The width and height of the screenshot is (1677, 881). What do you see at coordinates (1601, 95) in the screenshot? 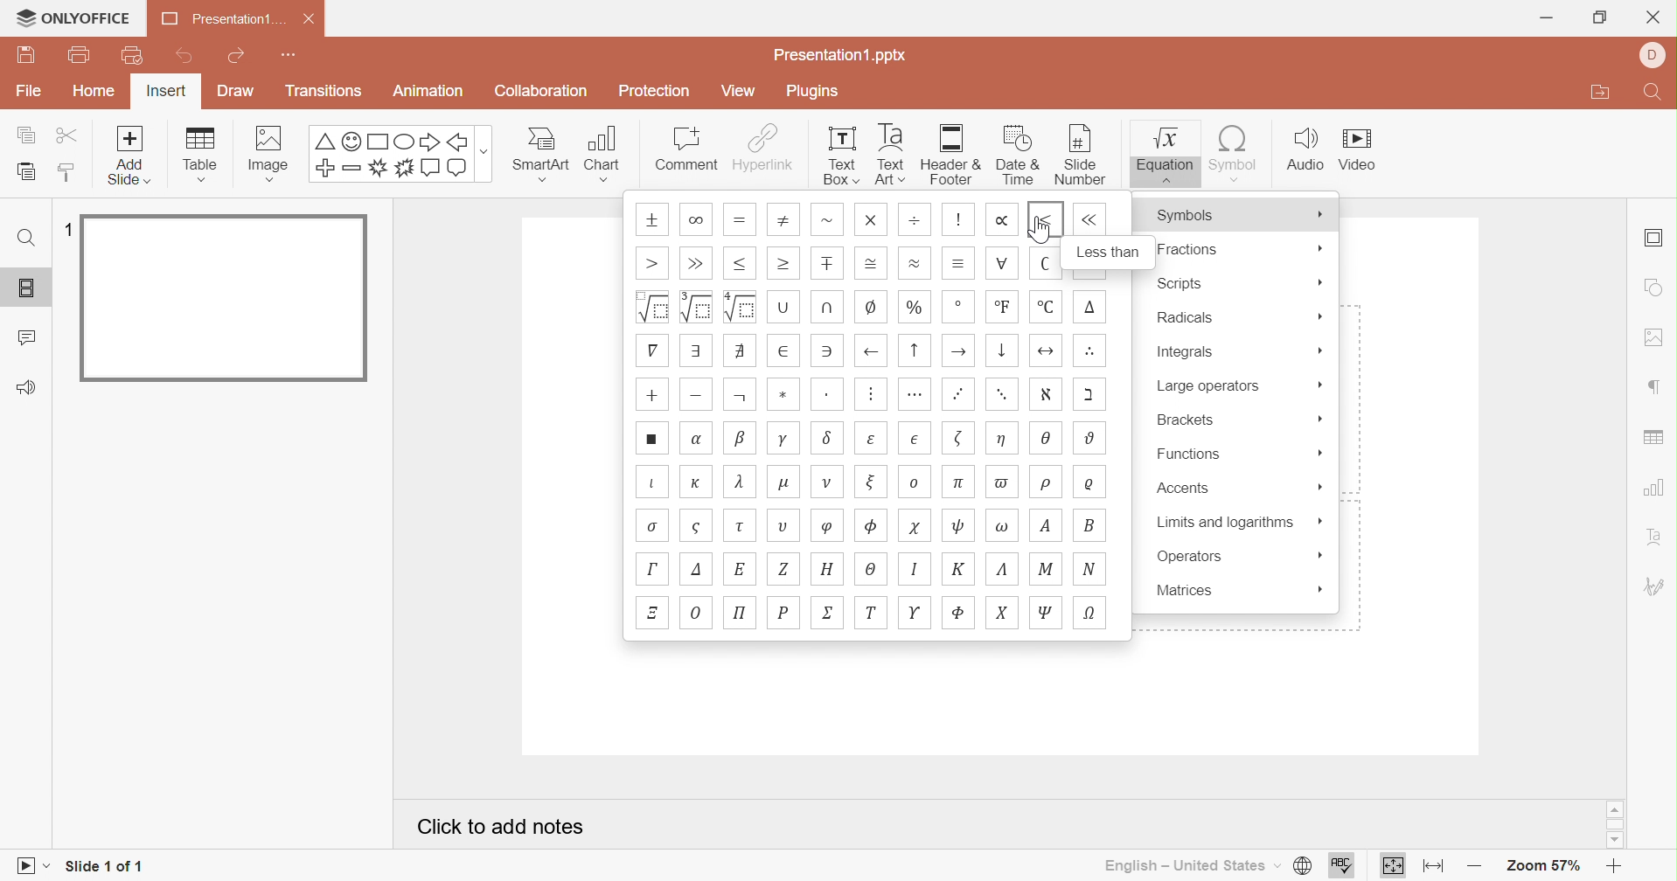
I see `Open file location` at bounding box center [1601, 95].